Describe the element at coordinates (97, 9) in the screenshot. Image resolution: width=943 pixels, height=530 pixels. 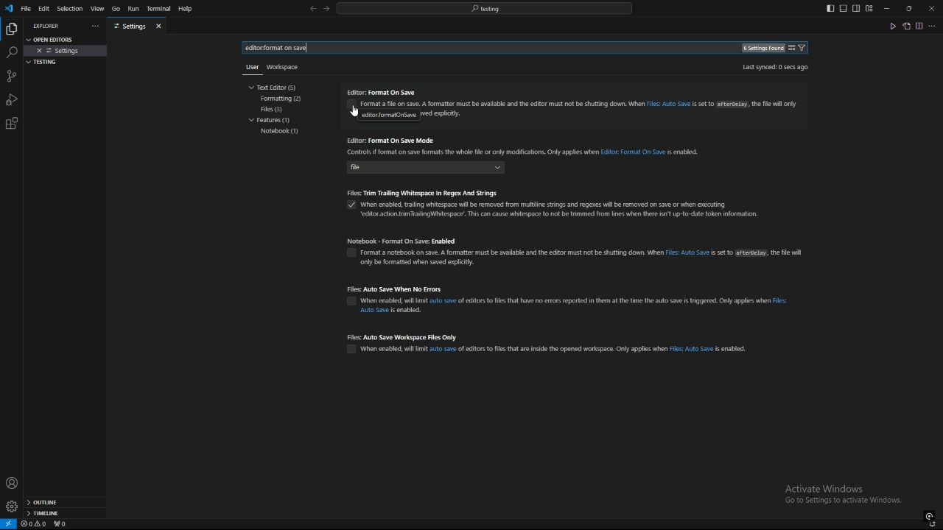
I see `view` at that location.